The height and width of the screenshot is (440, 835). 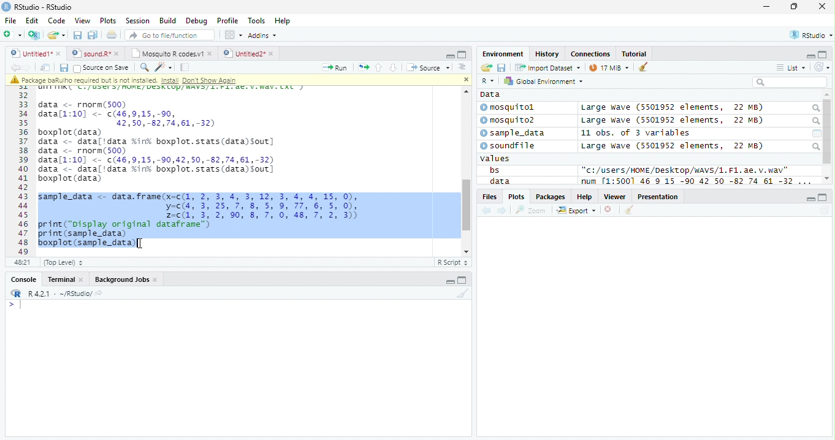 I want to click on num (1:5001 46 9 15 -90 42 50 -82 74 61 -32 ..., so click(x=698, y=181).